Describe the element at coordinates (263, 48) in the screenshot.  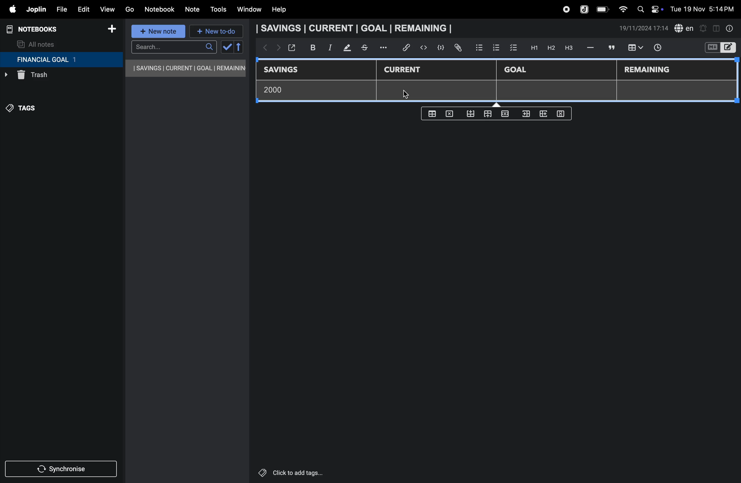
I see `backward` at that location.